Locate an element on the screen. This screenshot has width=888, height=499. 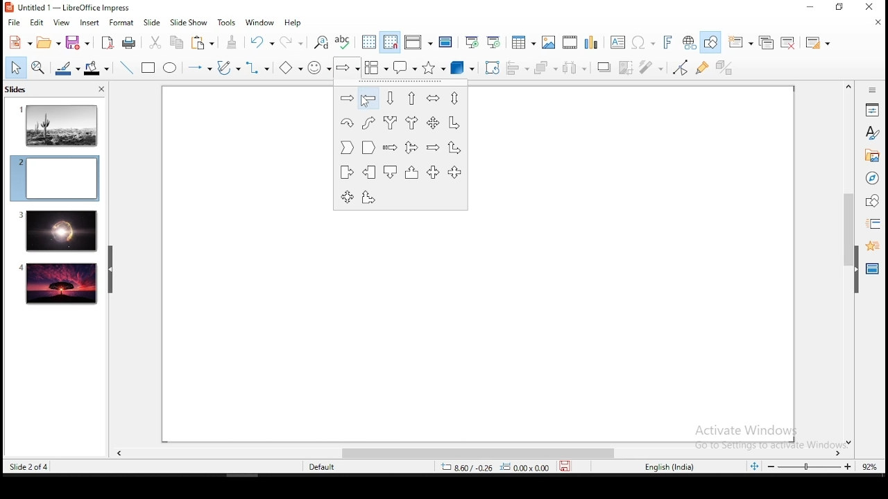
undo is located at coordinates (263, 42).